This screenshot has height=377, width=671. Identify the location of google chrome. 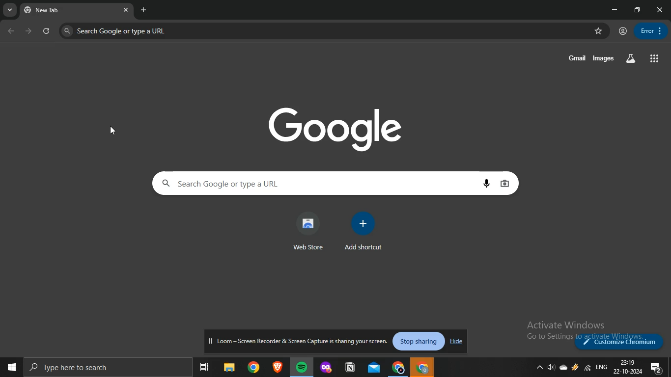
(253, 366).